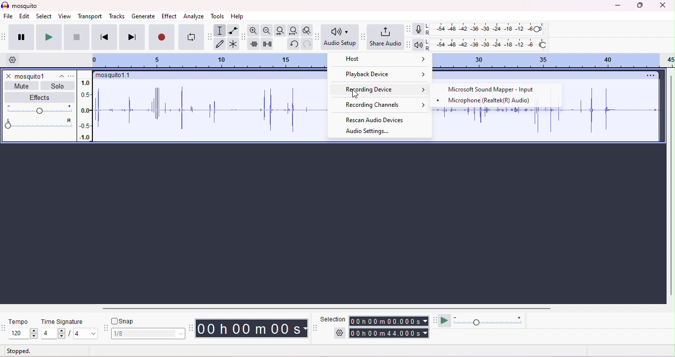 This screenshot has height=357, width=675. What do you see at coordinates (316, 328) in the screenshot?
I see `selection tool bar` at bounding box center [316, 328].